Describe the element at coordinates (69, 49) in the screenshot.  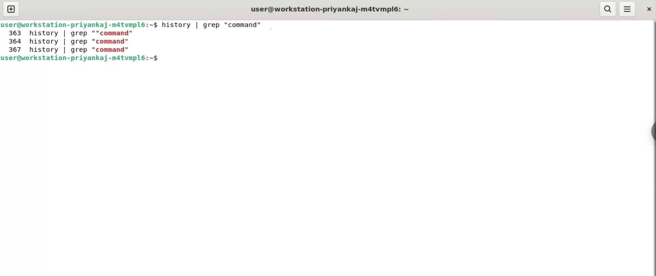
I see `367 history | grep "command"` at that location.